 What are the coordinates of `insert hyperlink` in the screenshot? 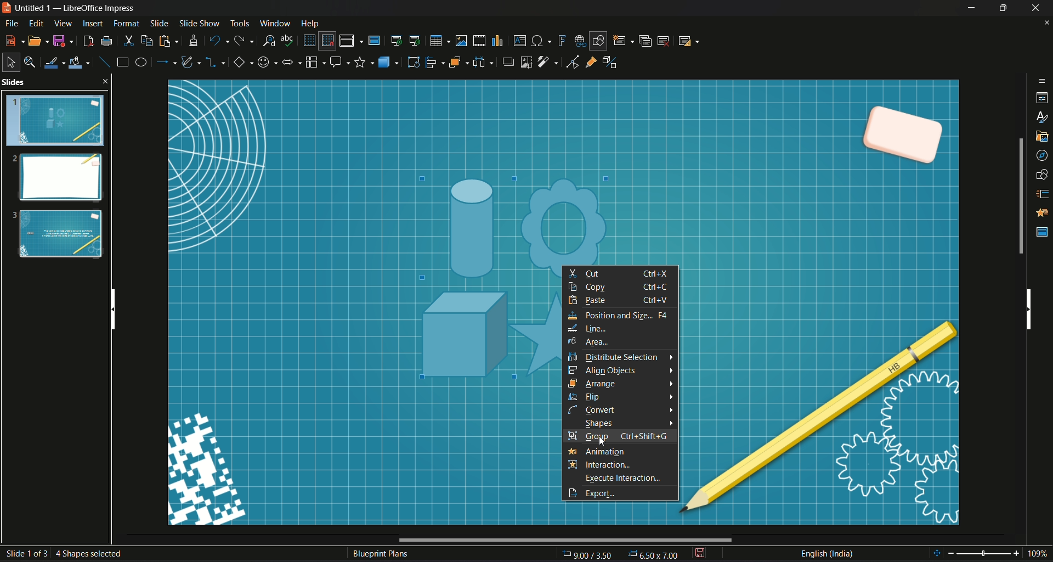 It's located at (579, 41).